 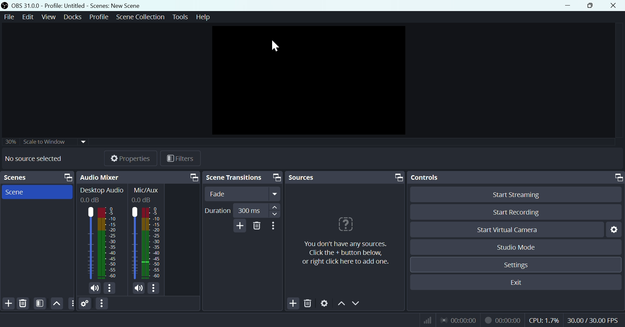 What do you see at coordinates (256, 230) in the screenshot?
I see `Delete` at bounding box center [256, 230].